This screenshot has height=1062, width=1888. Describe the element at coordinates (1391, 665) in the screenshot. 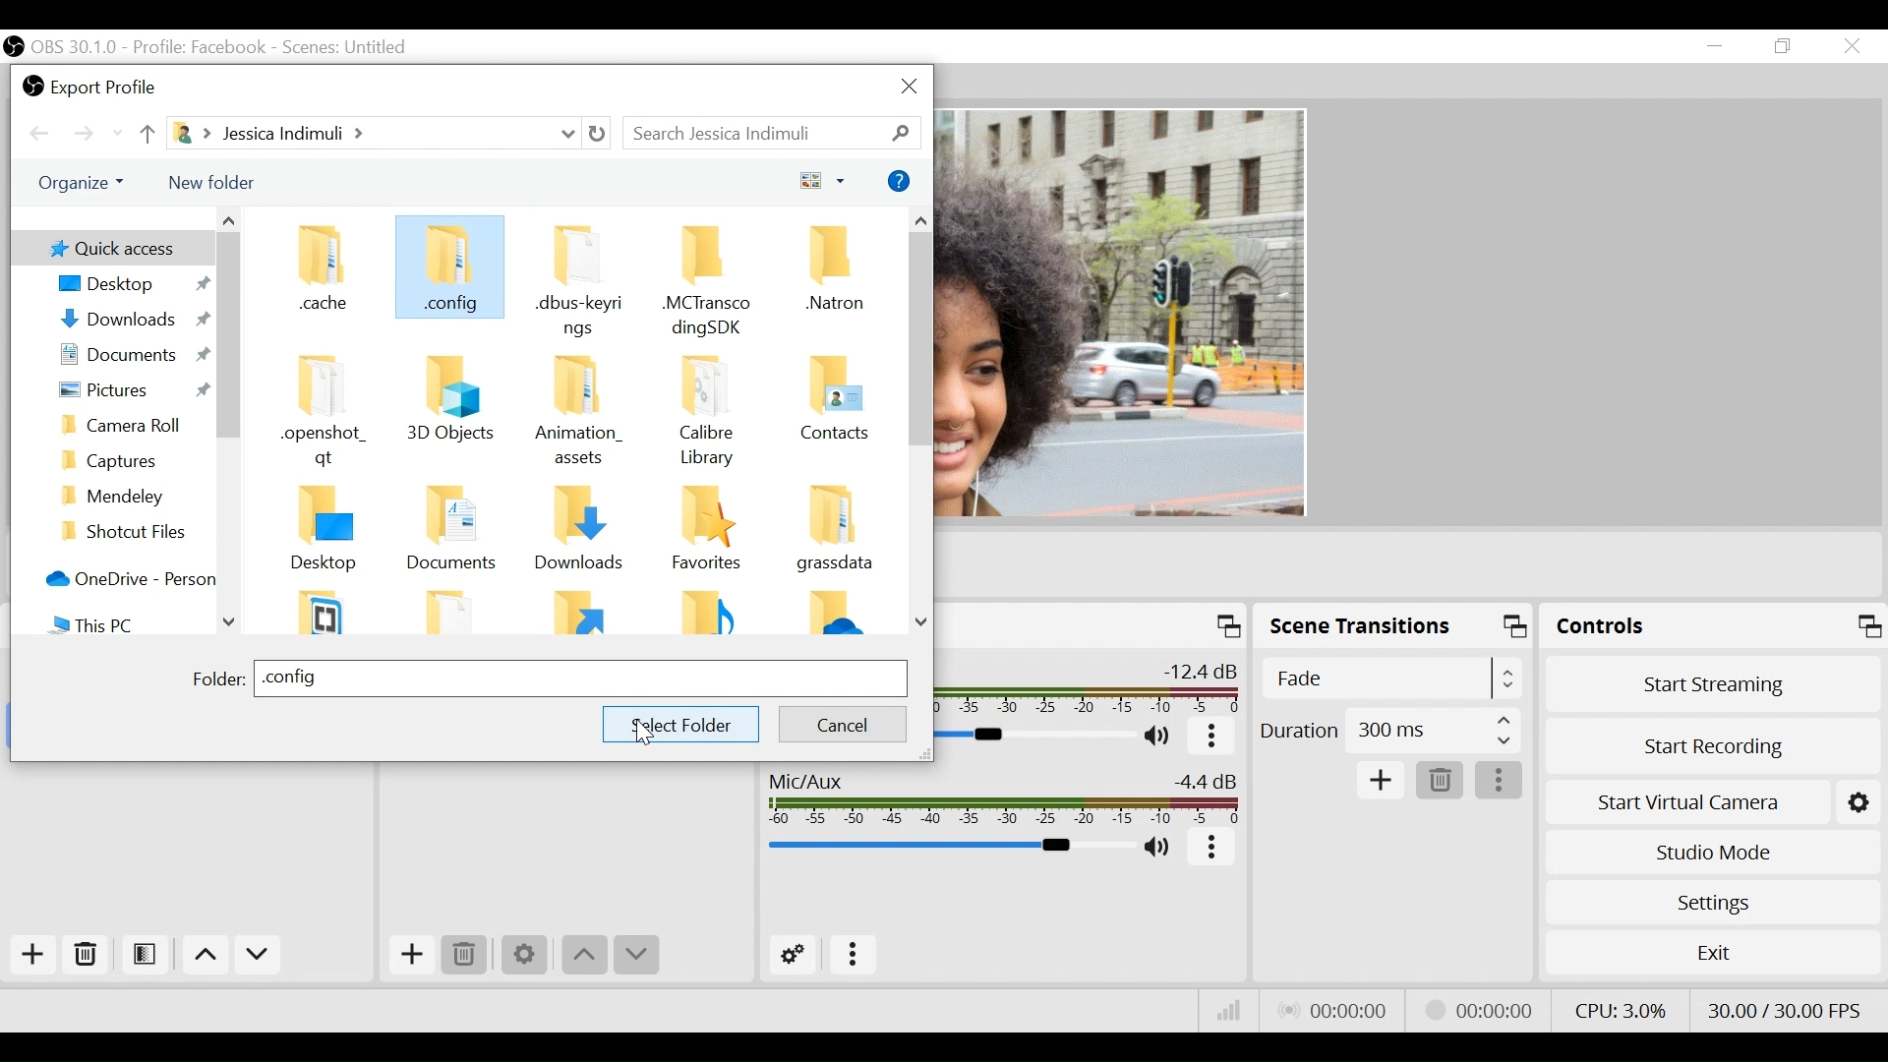

I see `Select Scene Transition` at that location.